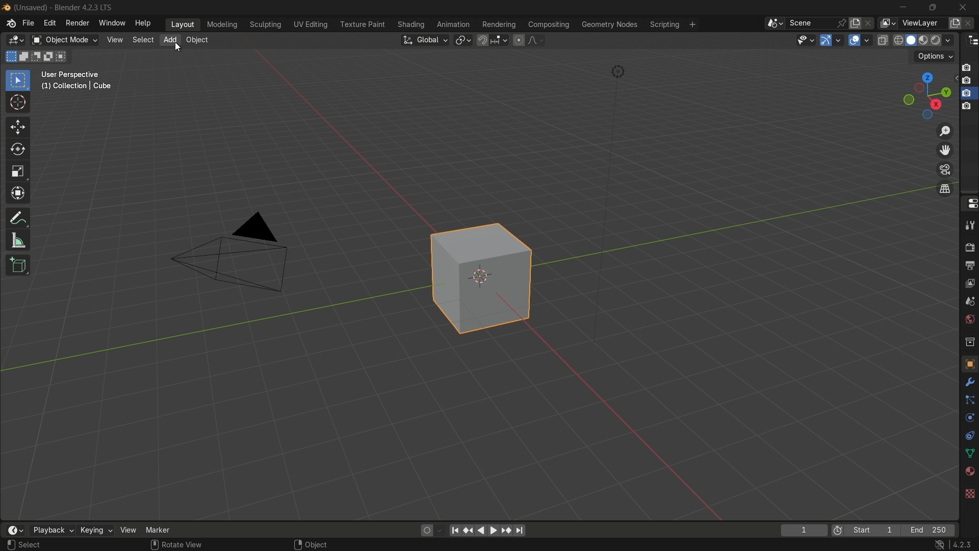  Describe the element at coordinates (462, 39) in the screenshot. I see `transform pivot table` at that location.